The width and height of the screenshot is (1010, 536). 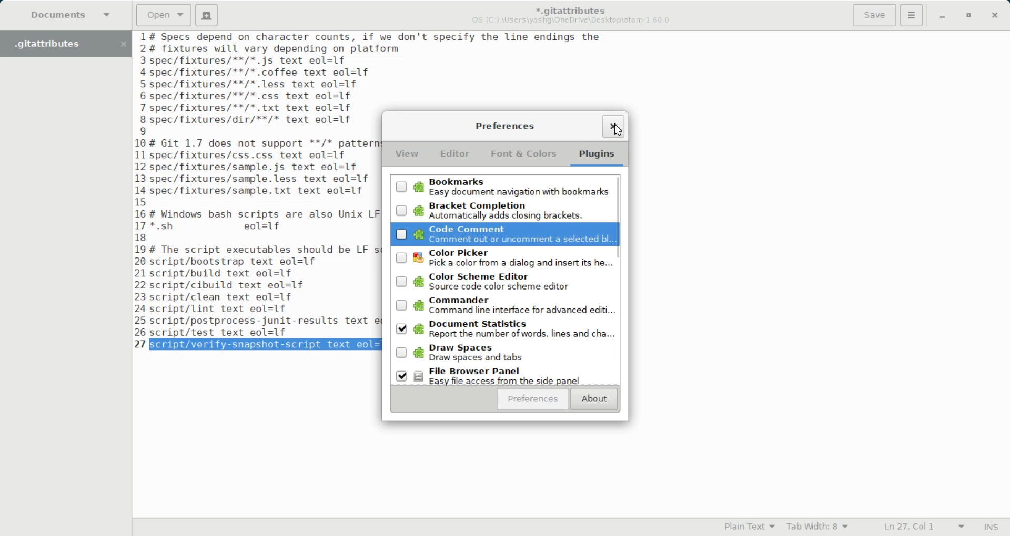 I want to click on Hamburger Settings, so click(x=912, y=15).